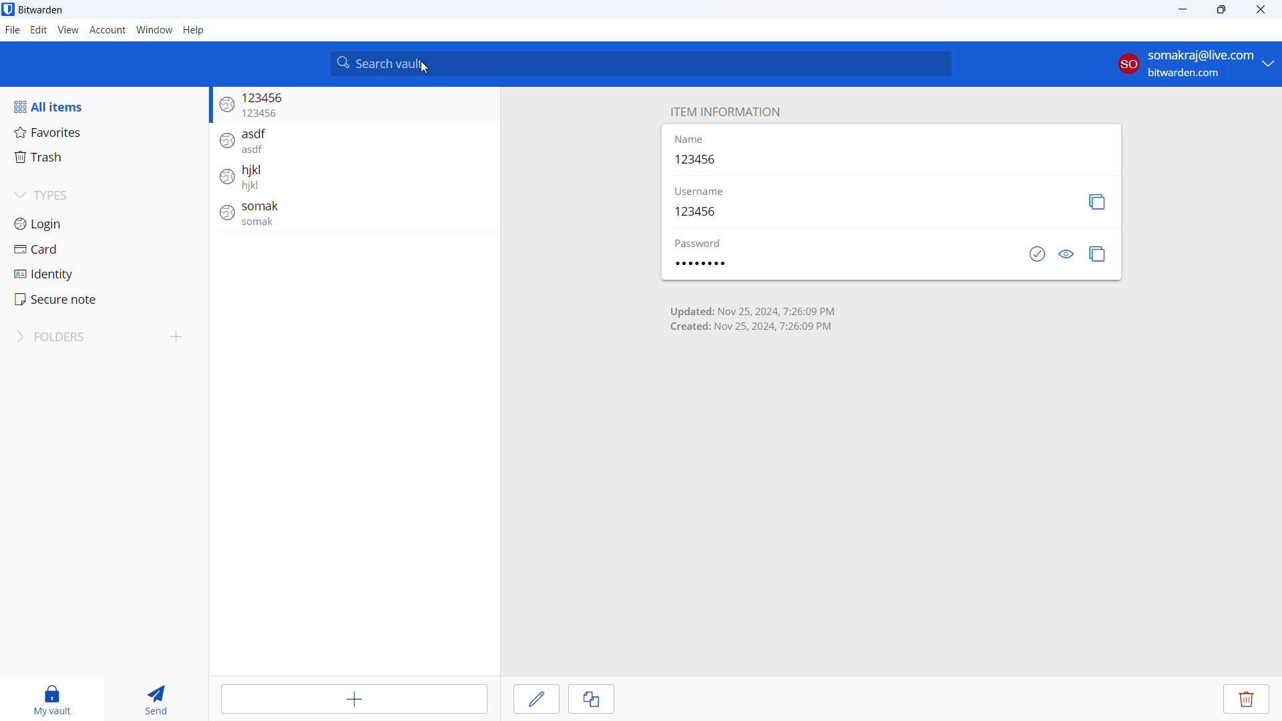  What do you see at coordinates (1067, 254) in the screenshot?
I see `toggle visibility` at bounding box center [1067, 254].